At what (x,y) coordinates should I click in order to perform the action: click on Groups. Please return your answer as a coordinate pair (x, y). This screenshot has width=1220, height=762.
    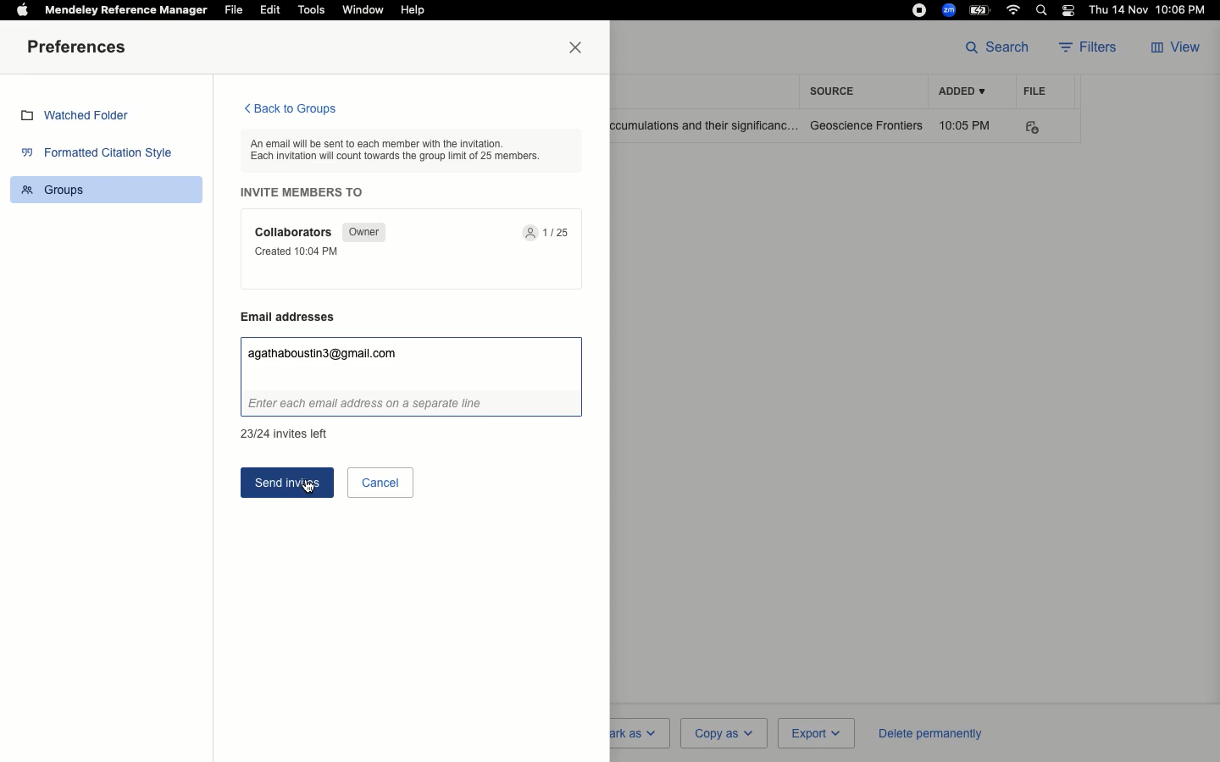
    Looking at the image, I should click on (109, 188).